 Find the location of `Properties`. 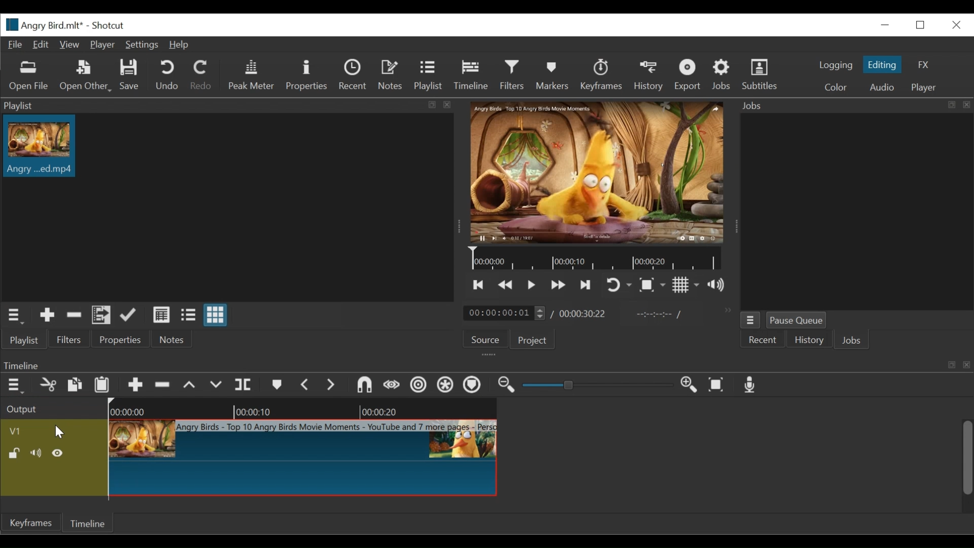

Properties is located at coordinates (309, 76).